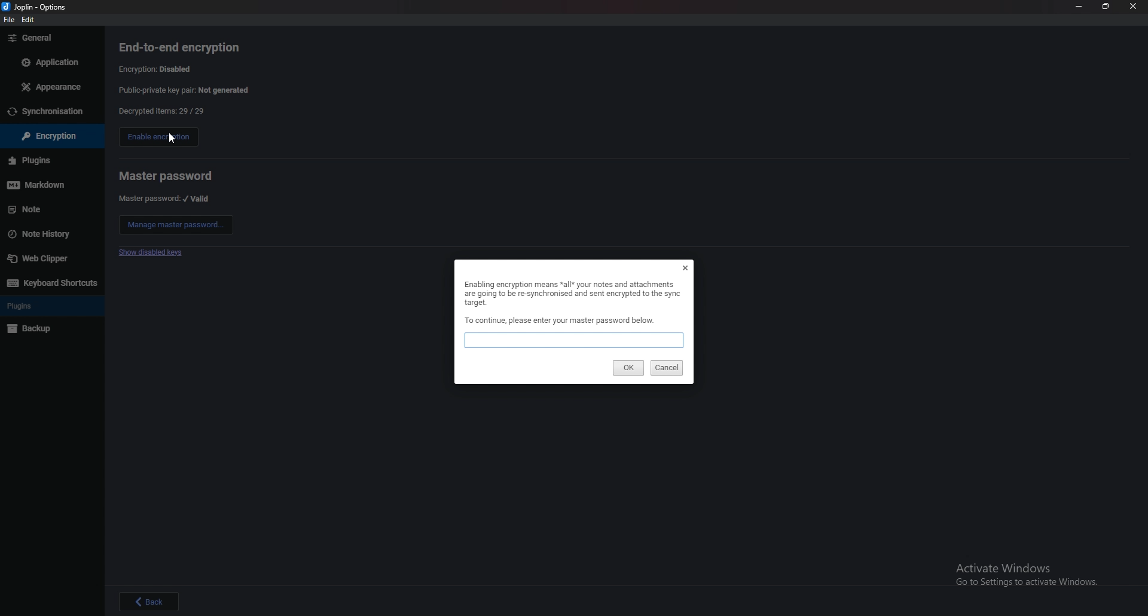 The width and height of the screenshot is (1148, 616). Describe the element at coordinates (167, 176) in the screenshot. I see `master password` at that location.